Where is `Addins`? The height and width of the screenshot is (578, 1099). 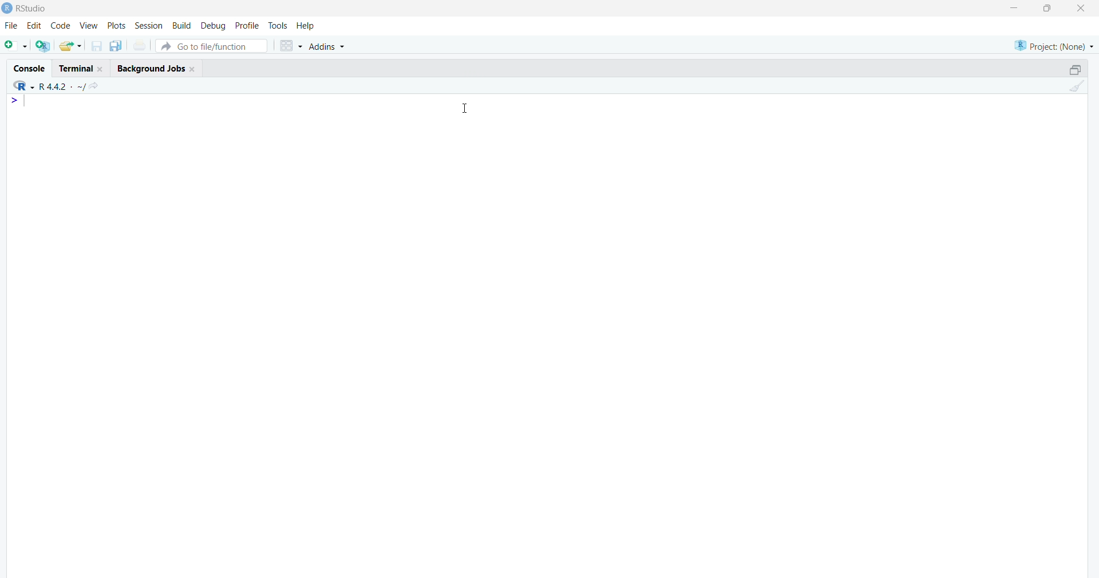
Addins is located at coordinates (329, 47).